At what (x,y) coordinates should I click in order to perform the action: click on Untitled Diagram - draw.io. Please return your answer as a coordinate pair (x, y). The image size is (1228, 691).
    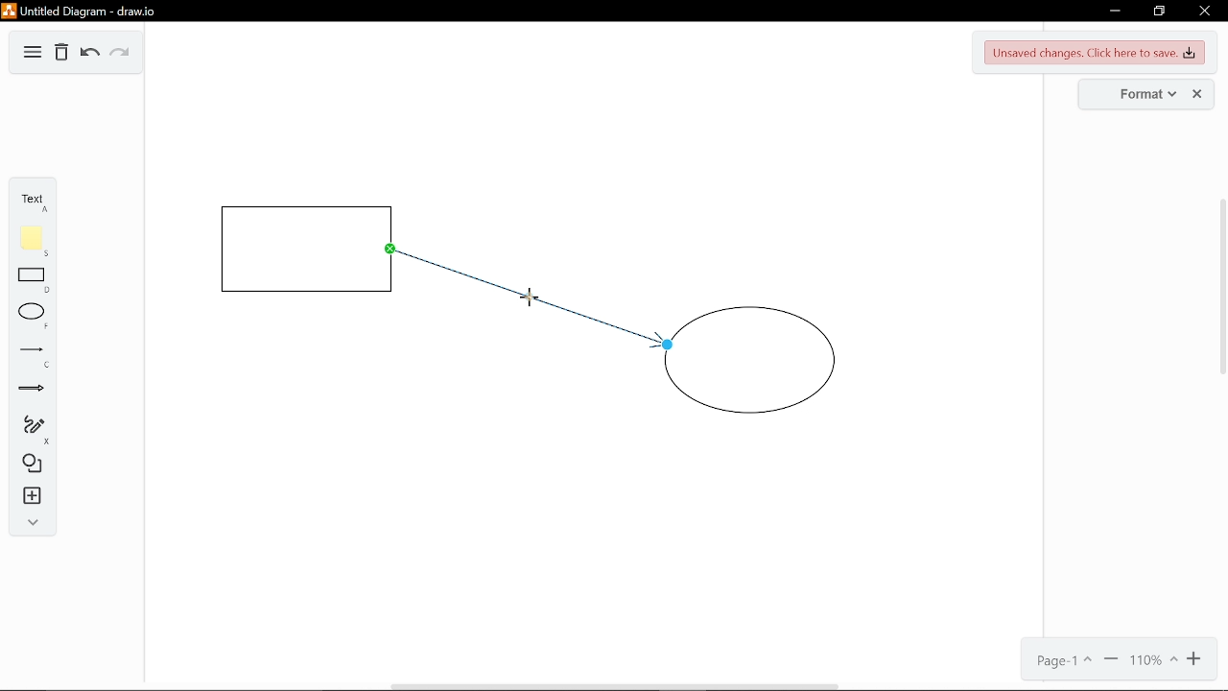
    Looking at the image, I should click on (79, 10).